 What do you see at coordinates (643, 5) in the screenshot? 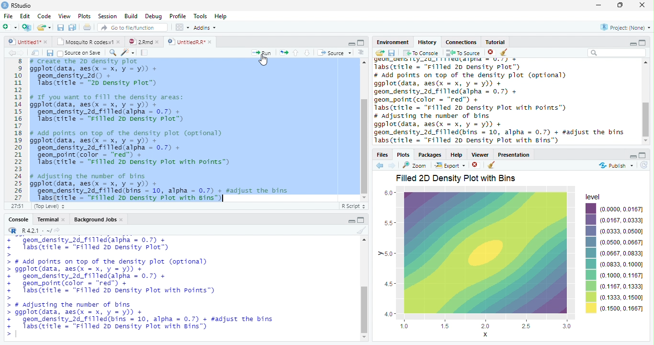
I see `close` at bounding box center [643, 5].